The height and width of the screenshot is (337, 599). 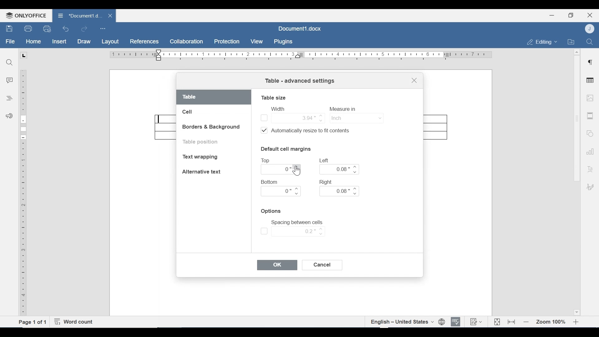 What do you see at coordinates (589, 41) in the screenshot?
I see `Find` at bounding box center [589, 41].